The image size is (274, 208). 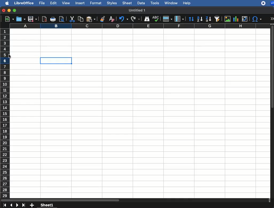 What do you see at coordinates (208, 19) in the screenshot?
I see `descending` at bounding box center [208, 19].